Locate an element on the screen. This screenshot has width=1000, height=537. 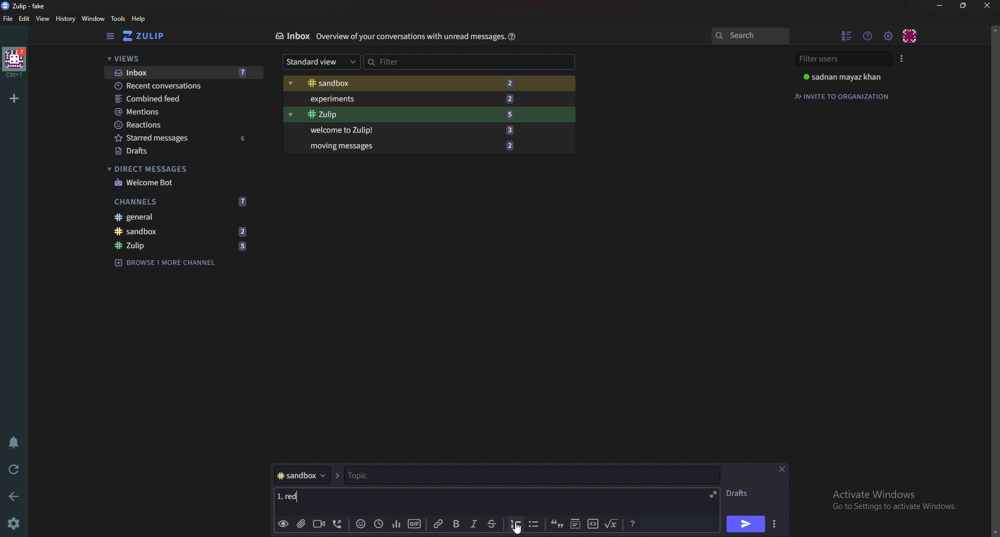
Filter is located at coordinates (411, 60).